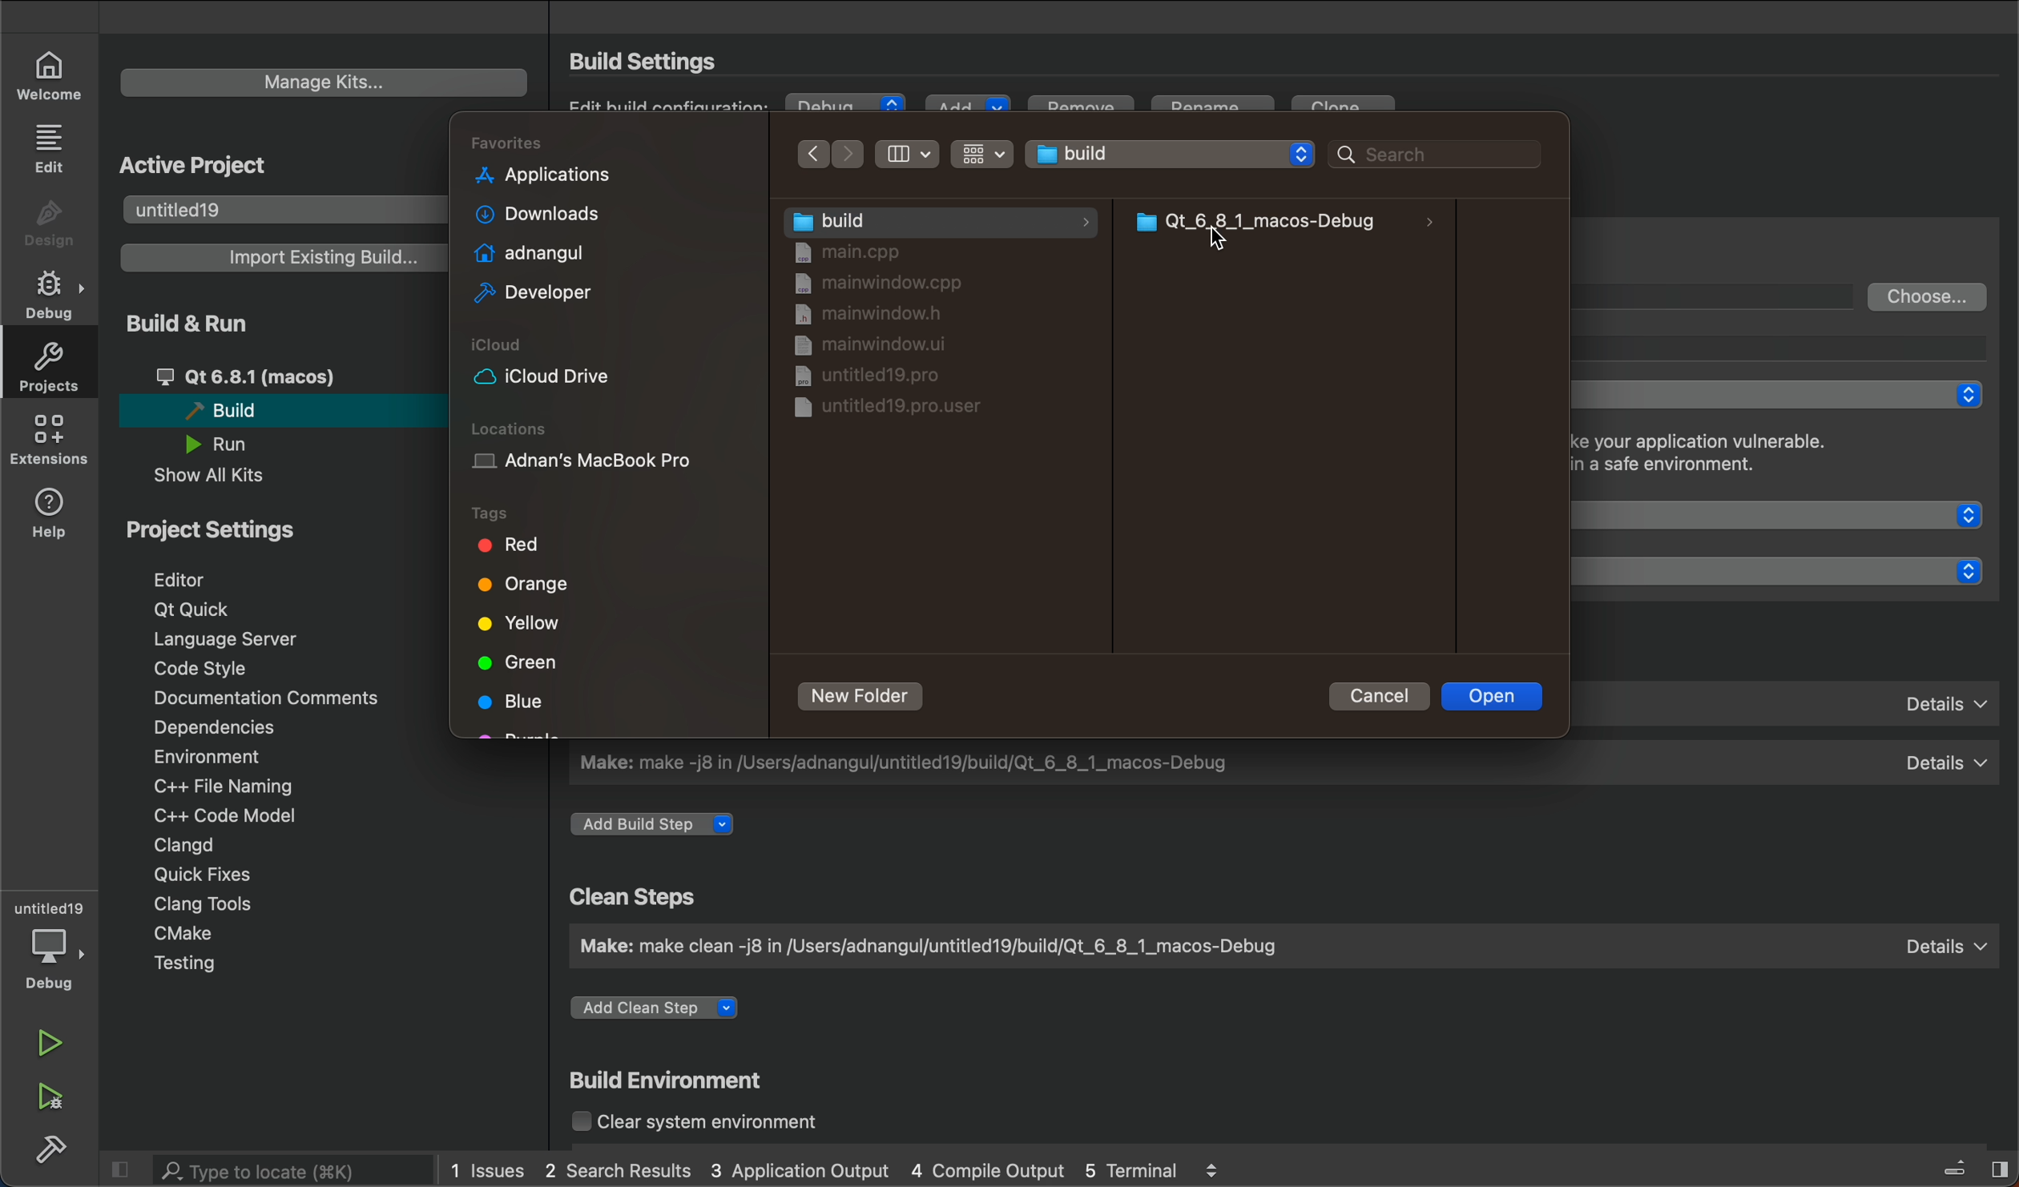 This screenshot has height=1187, width=2019. I want to click on editor, so click(204, 578).